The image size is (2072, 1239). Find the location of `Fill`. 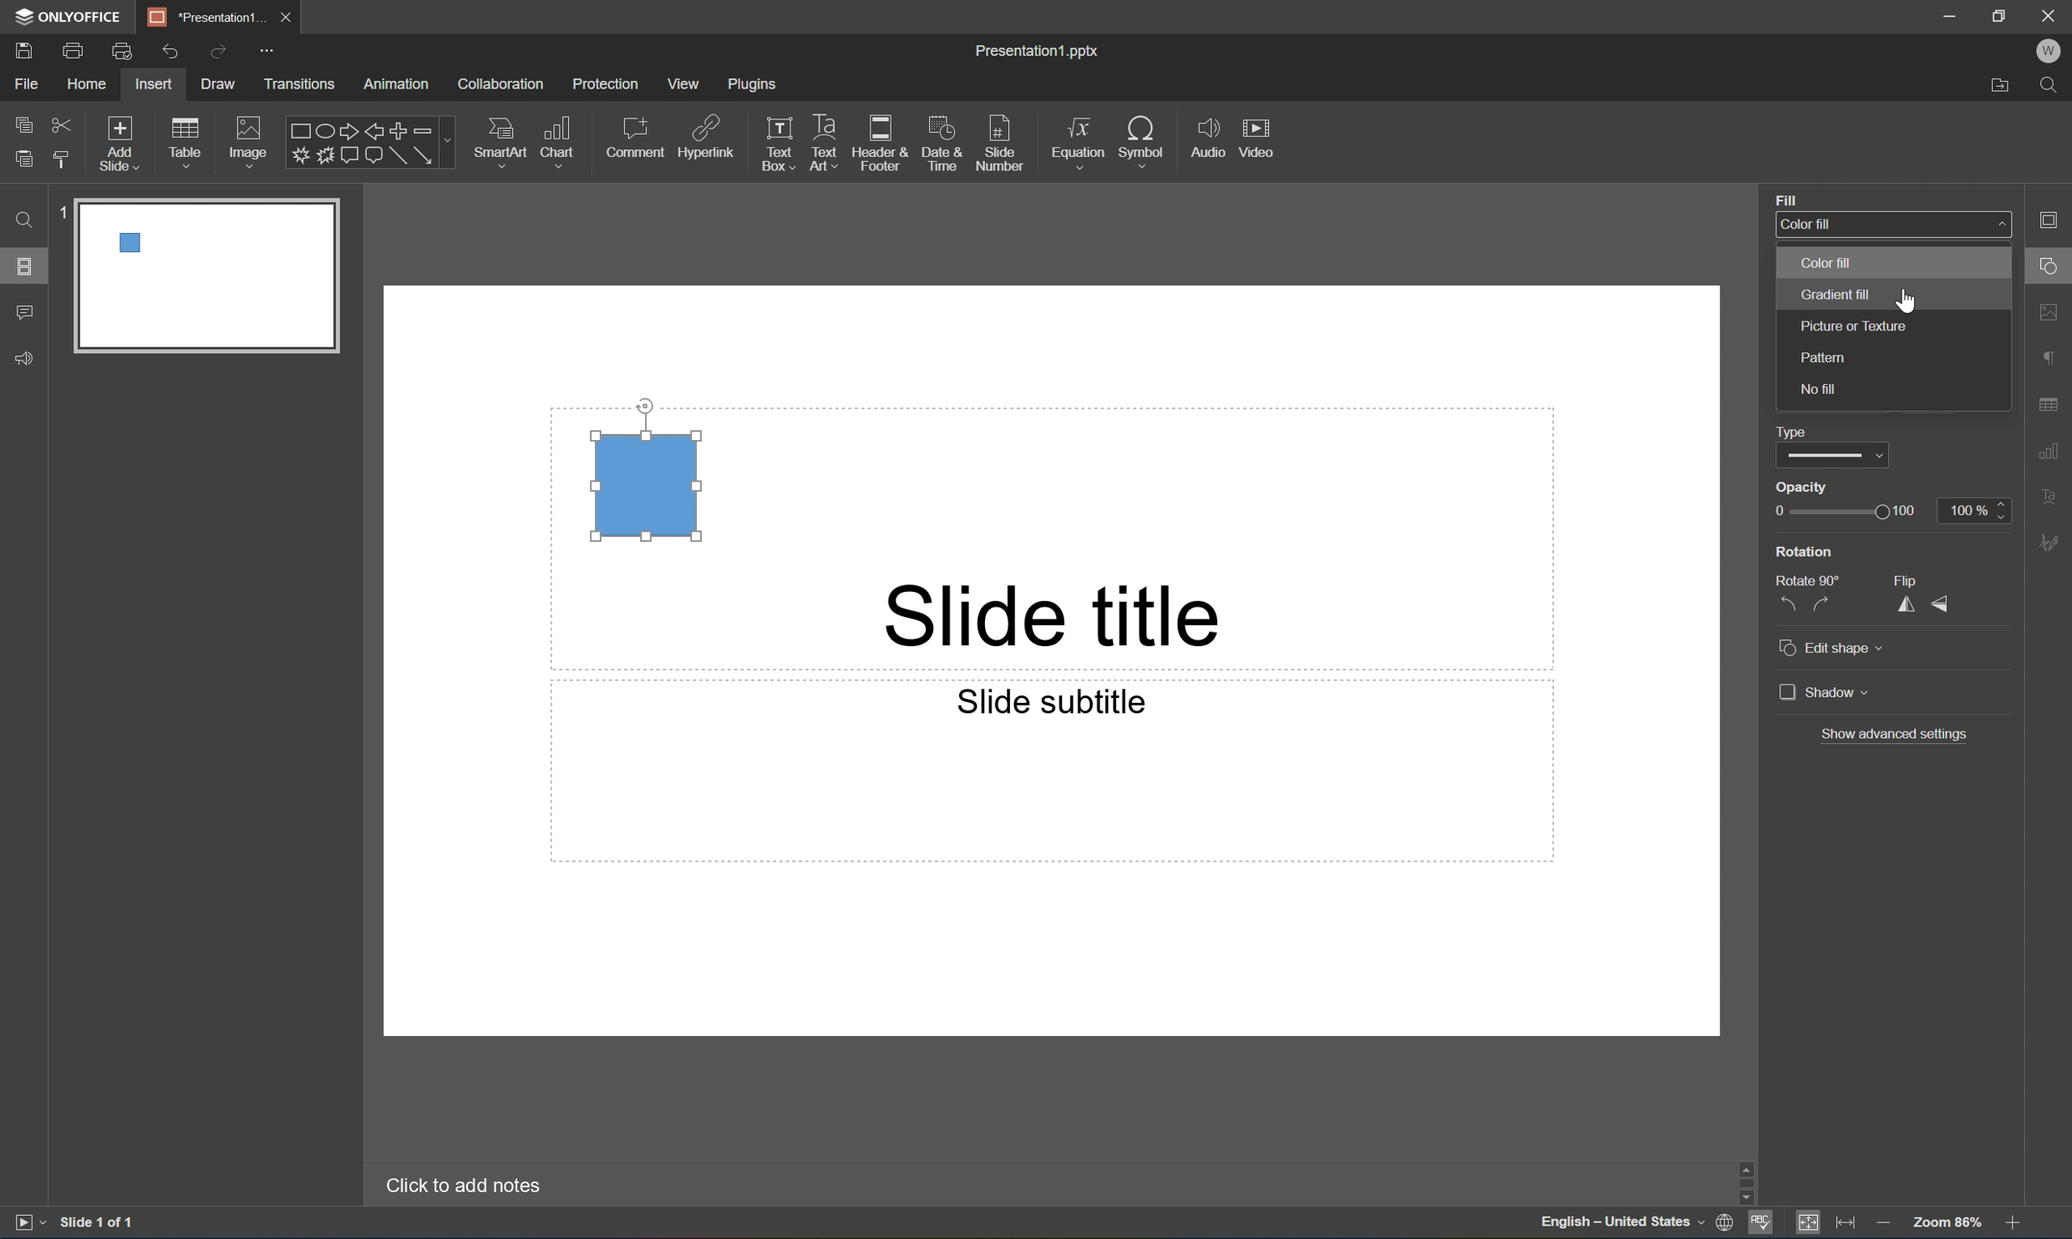

Fill is located at coordinates (1786, 199).